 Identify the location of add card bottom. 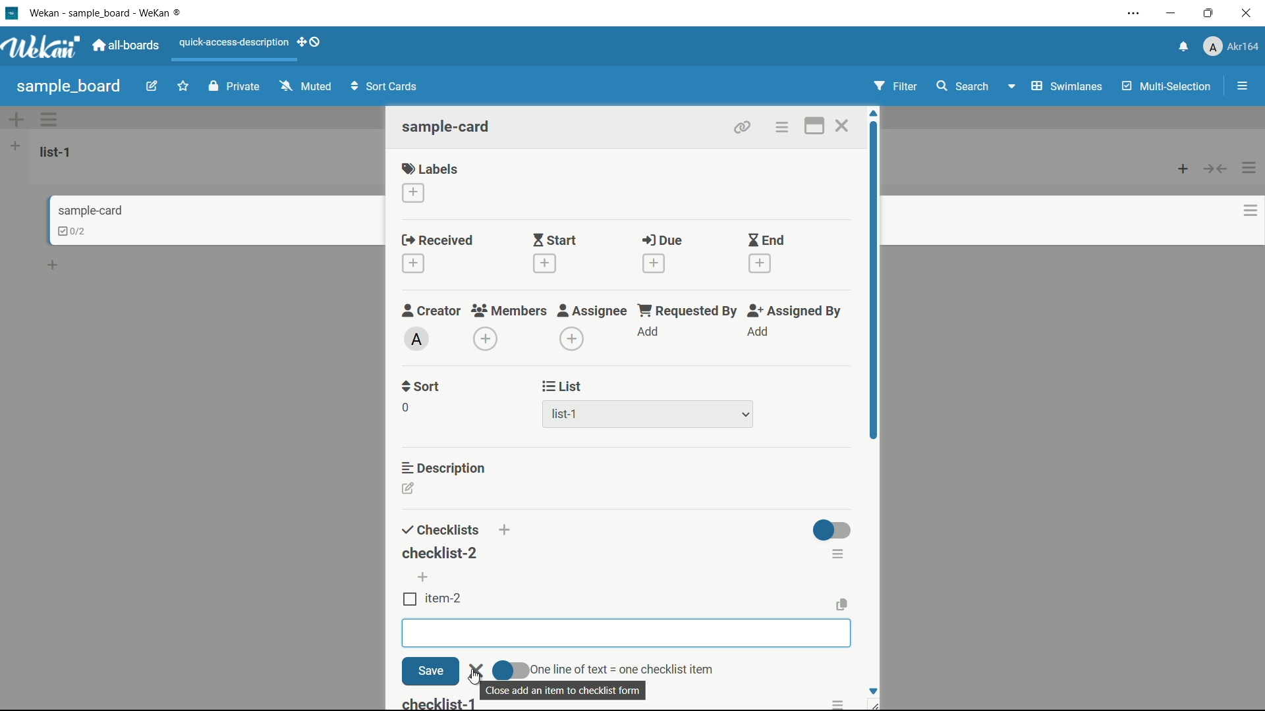
(59, 265).